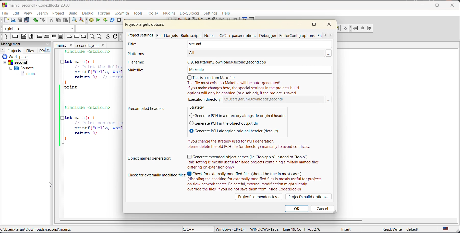 Image resolution: width=460 pixels, height=233 pixels. Describe the element at coordinates (255, 161) in the screenshot. I see `generate extended object names` at that location.